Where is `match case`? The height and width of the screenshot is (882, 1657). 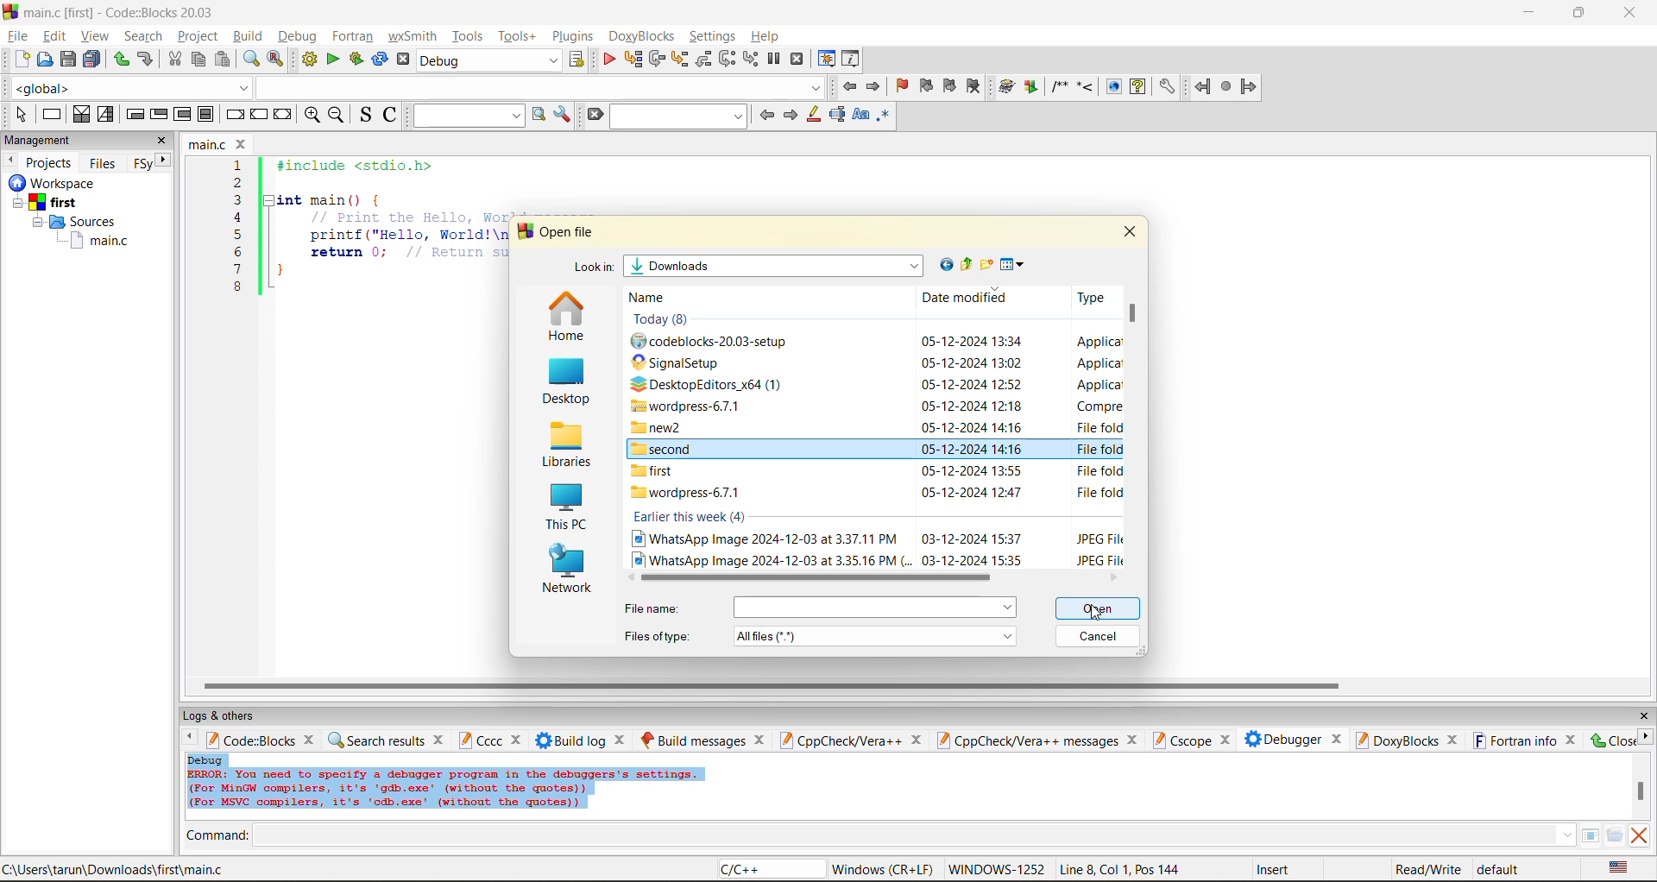 match case is located at coordinates (860, 116).